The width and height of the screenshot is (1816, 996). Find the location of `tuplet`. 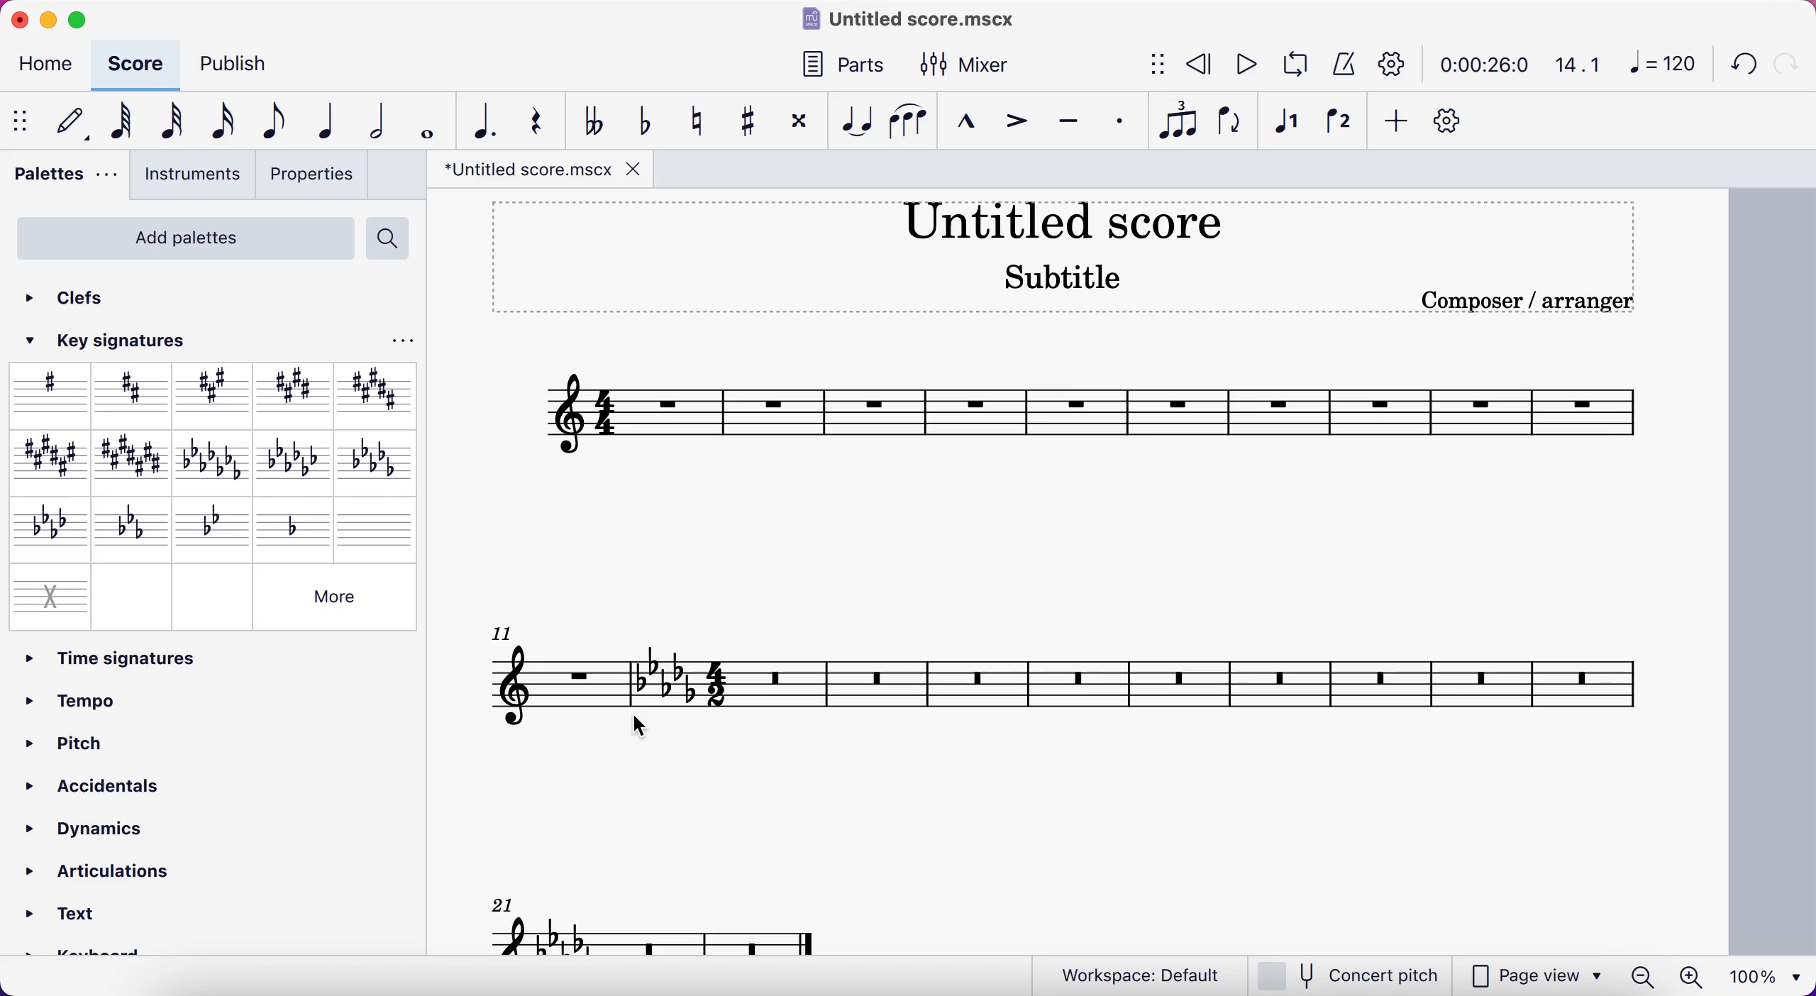

tuplet is located at coordinates (1180, 121).